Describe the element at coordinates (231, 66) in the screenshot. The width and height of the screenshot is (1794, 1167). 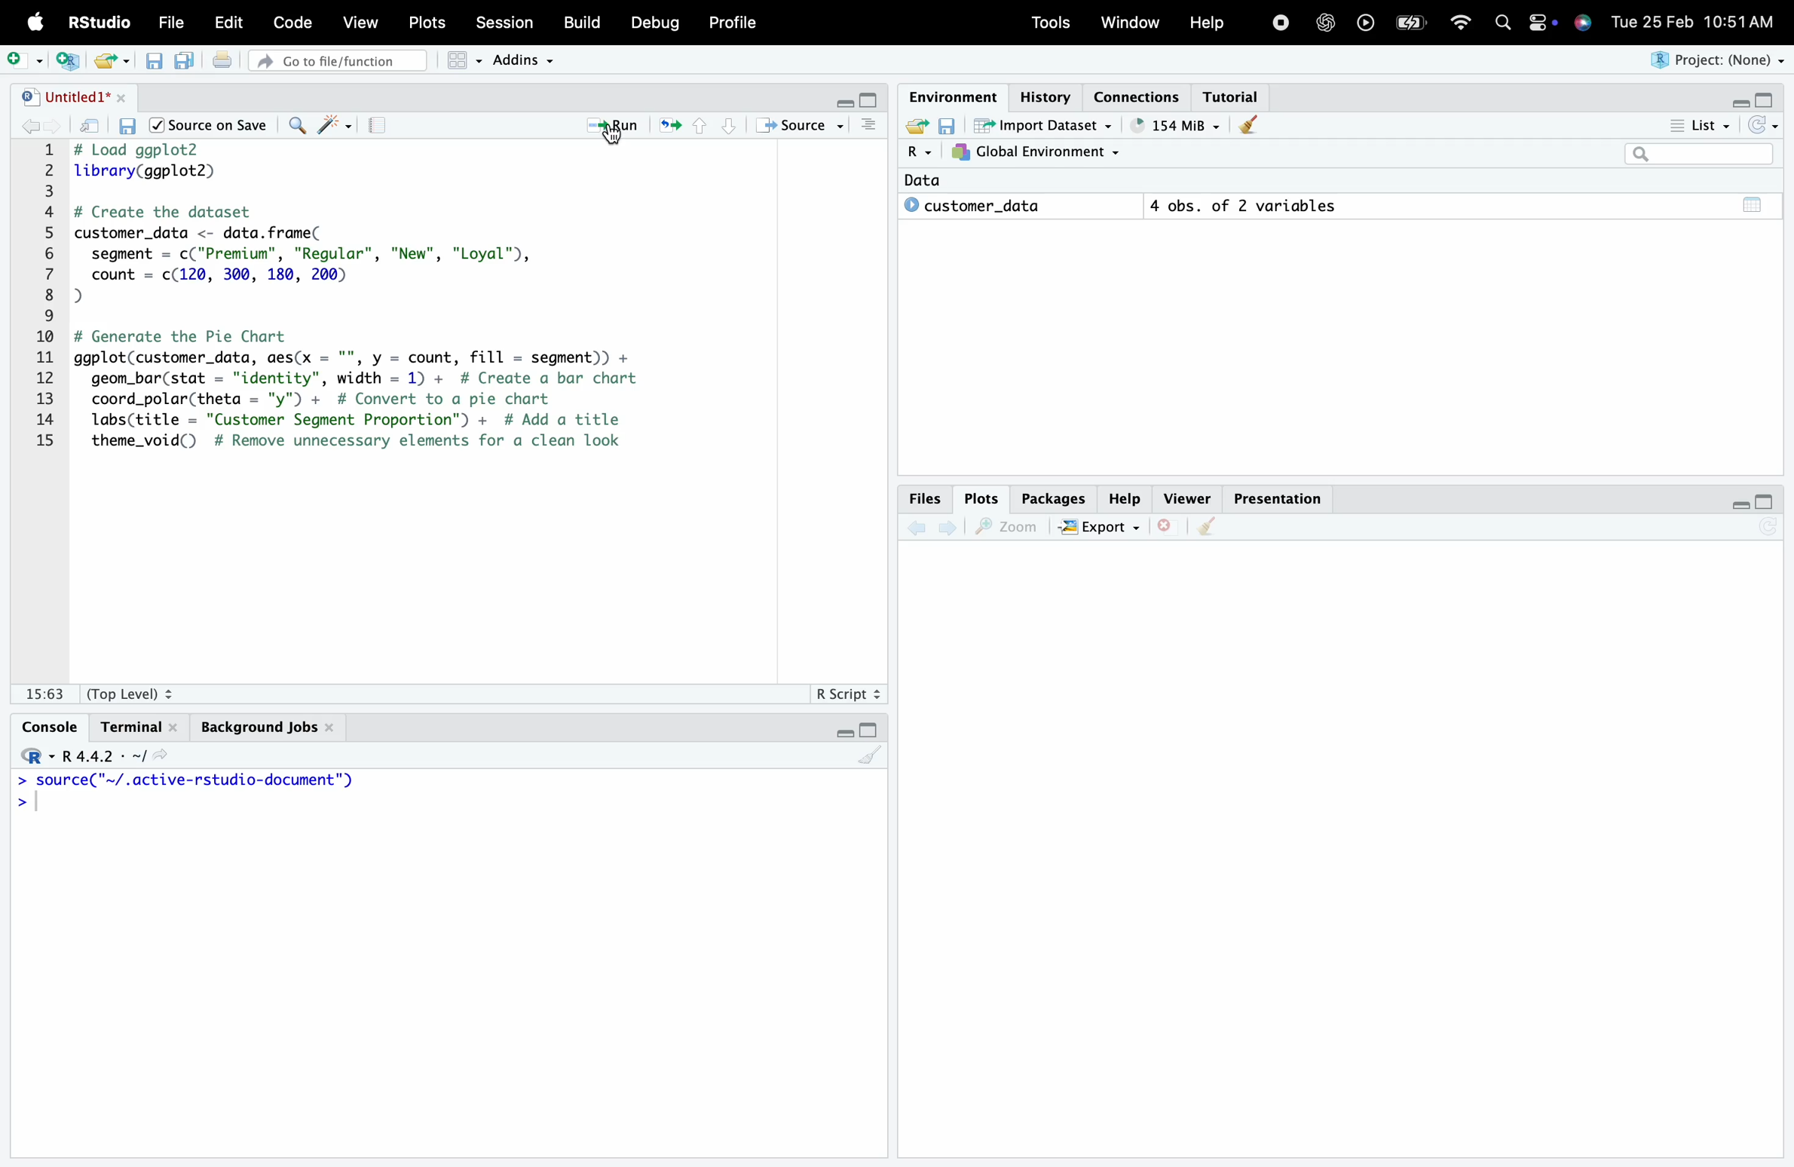
I see `print` at that location.